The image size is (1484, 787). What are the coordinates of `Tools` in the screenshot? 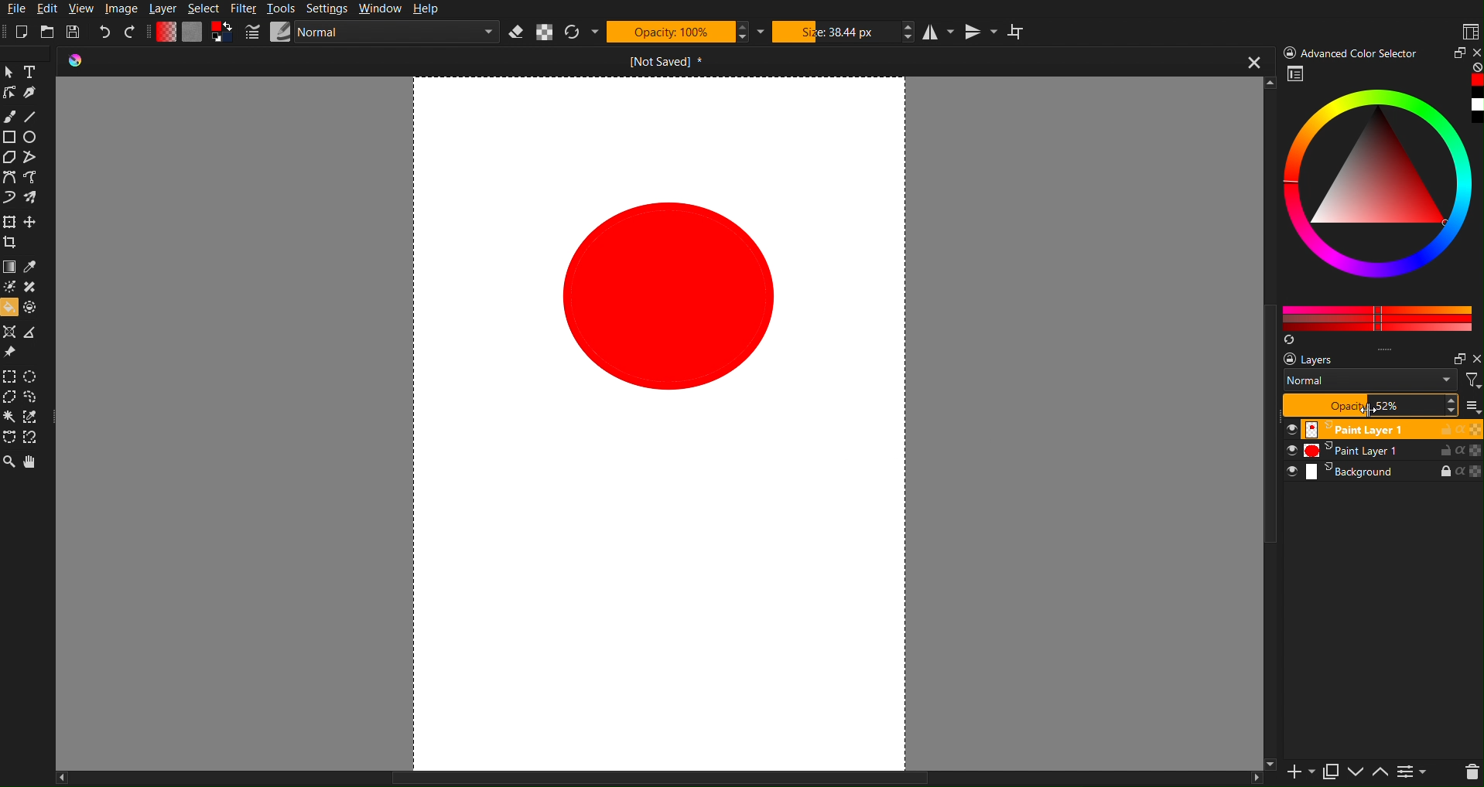 It's located at (282, 9).